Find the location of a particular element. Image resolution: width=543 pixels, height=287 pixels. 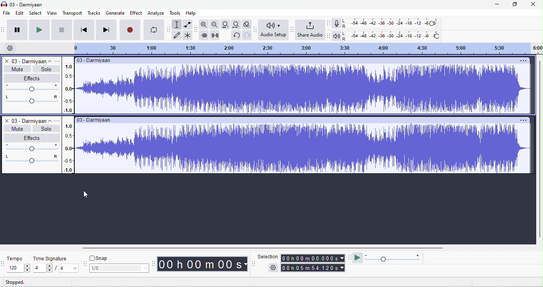

volume is located at coordinates (31, 89).